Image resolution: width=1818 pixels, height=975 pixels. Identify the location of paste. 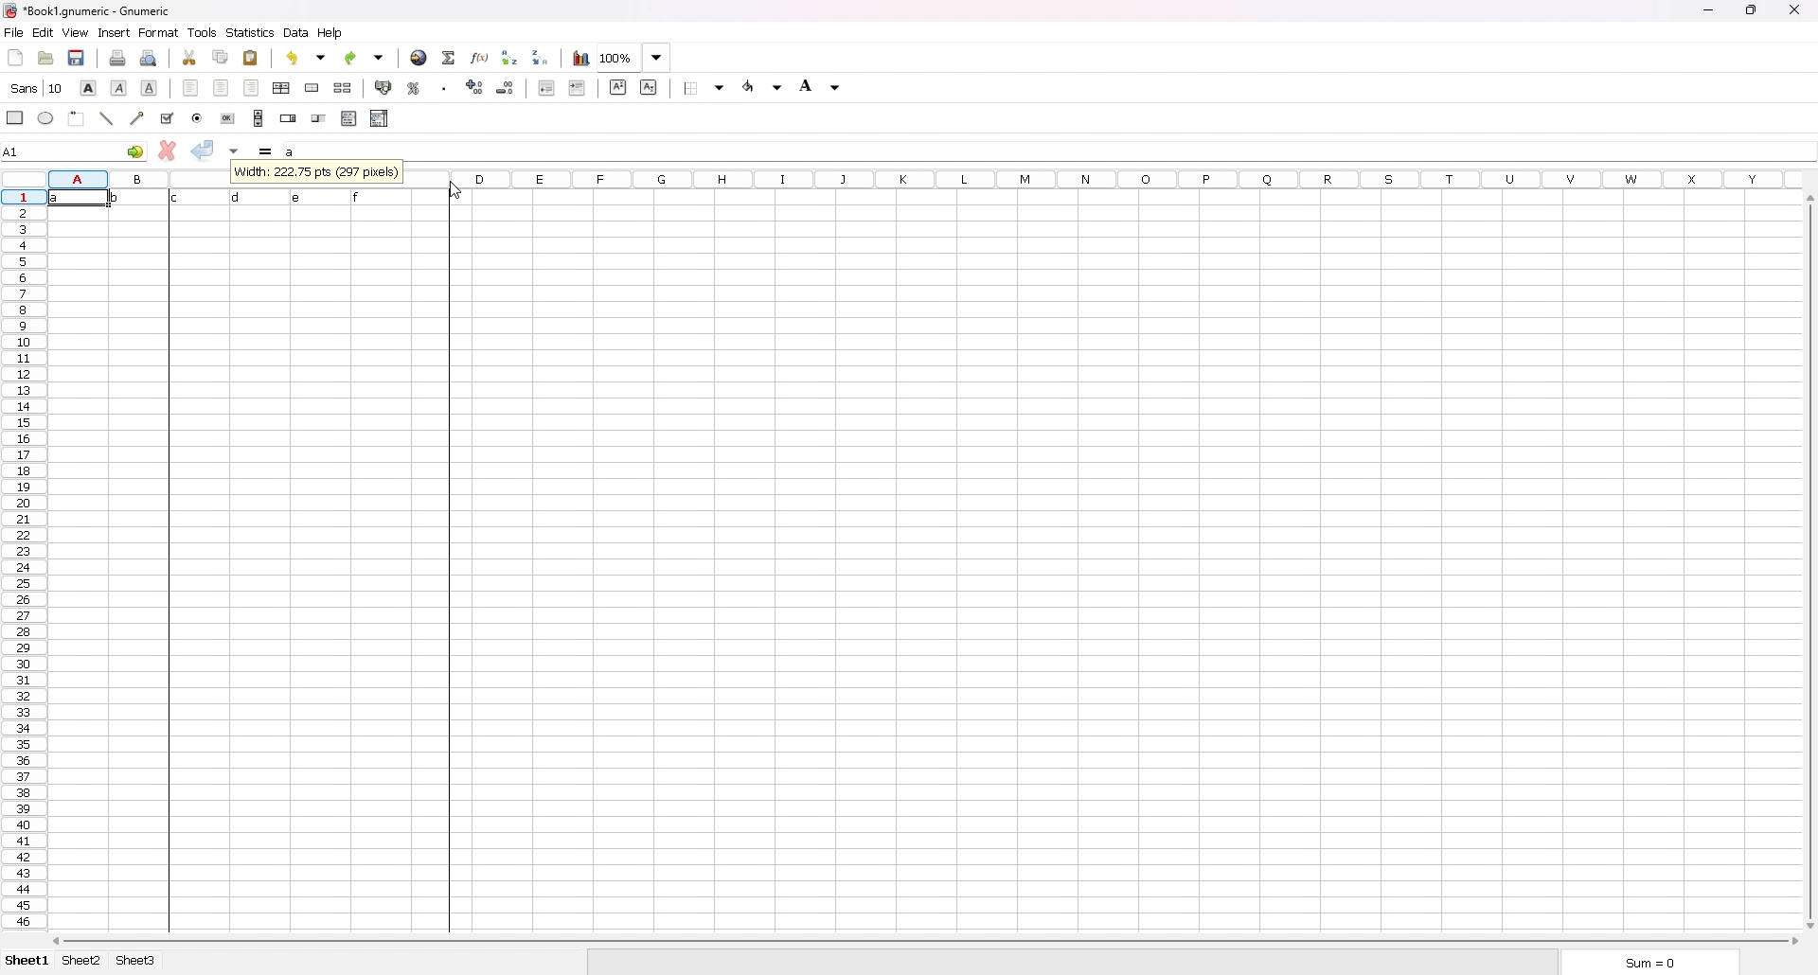
(252, 57).